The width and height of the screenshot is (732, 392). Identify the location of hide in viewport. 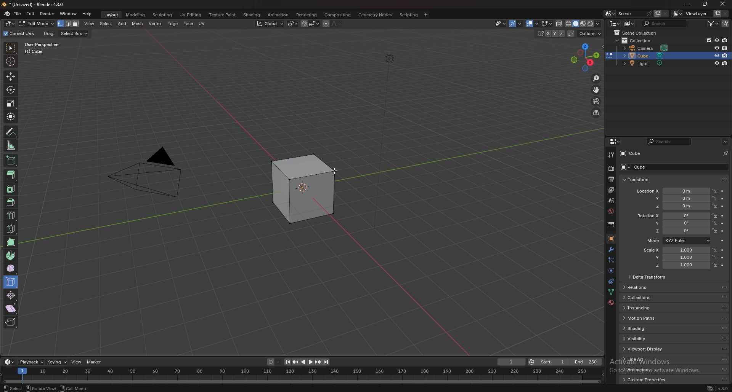
(716, 48).